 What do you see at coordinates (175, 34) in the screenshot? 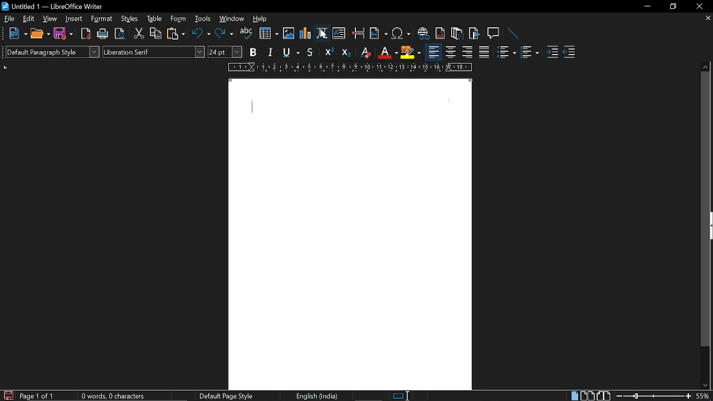
I see `paste` at bounding box center [175, 34].